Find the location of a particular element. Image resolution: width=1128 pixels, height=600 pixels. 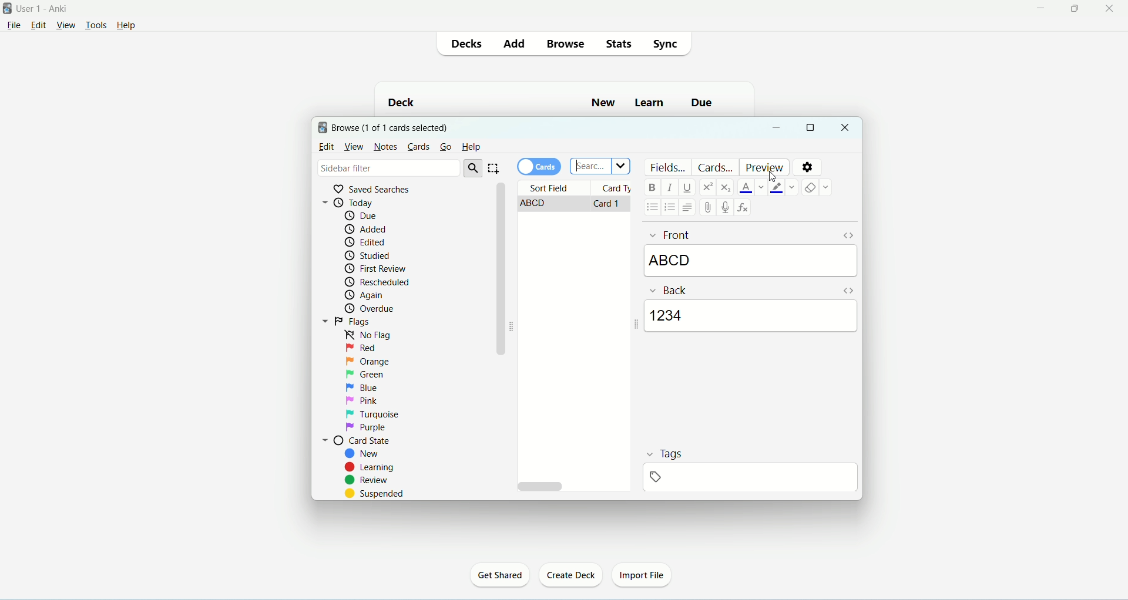

go is located at coordinates (445, 147).